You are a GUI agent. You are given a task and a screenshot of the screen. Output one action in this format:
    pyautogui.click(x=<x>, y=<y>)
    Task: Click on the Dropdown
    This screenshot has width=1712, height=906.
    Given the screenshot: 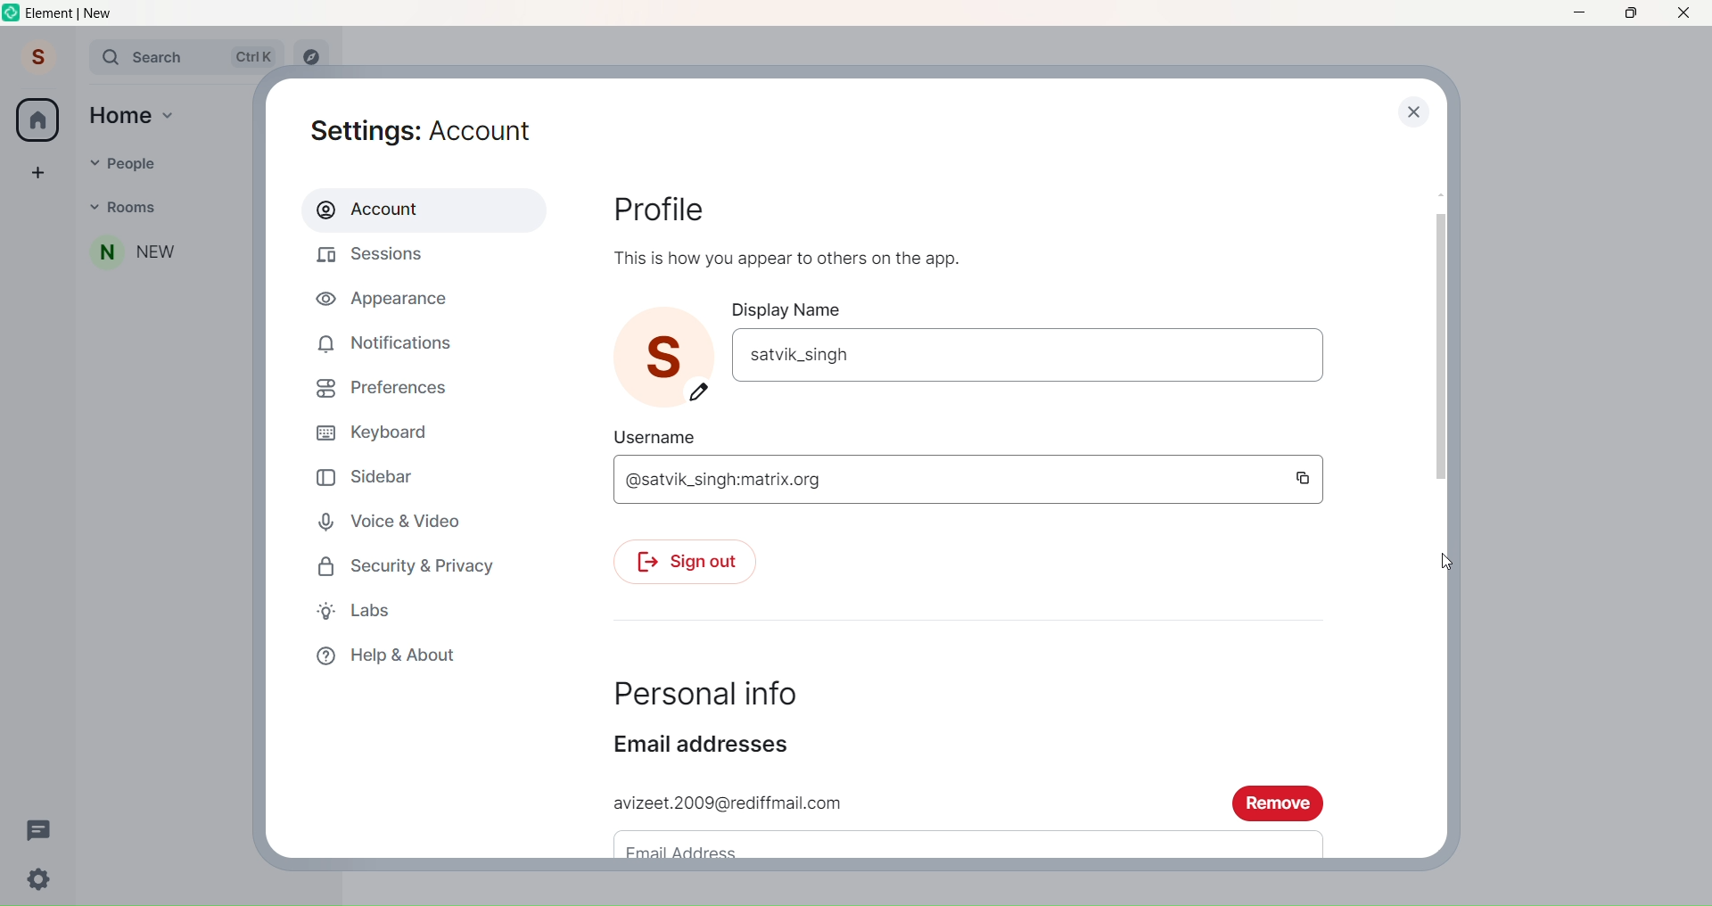 What is the action you would take?
    pyautogui.click(x=89, y=161)
    